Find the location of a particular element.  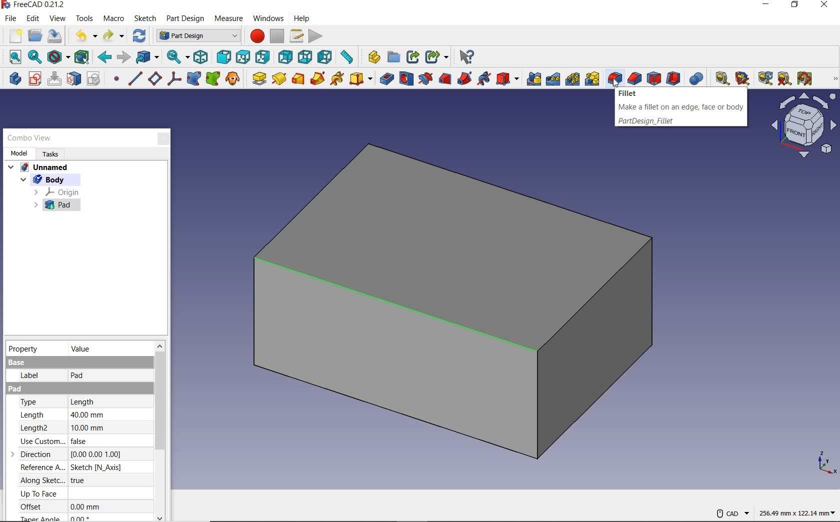

up to face is located at coordinates (39, 494).